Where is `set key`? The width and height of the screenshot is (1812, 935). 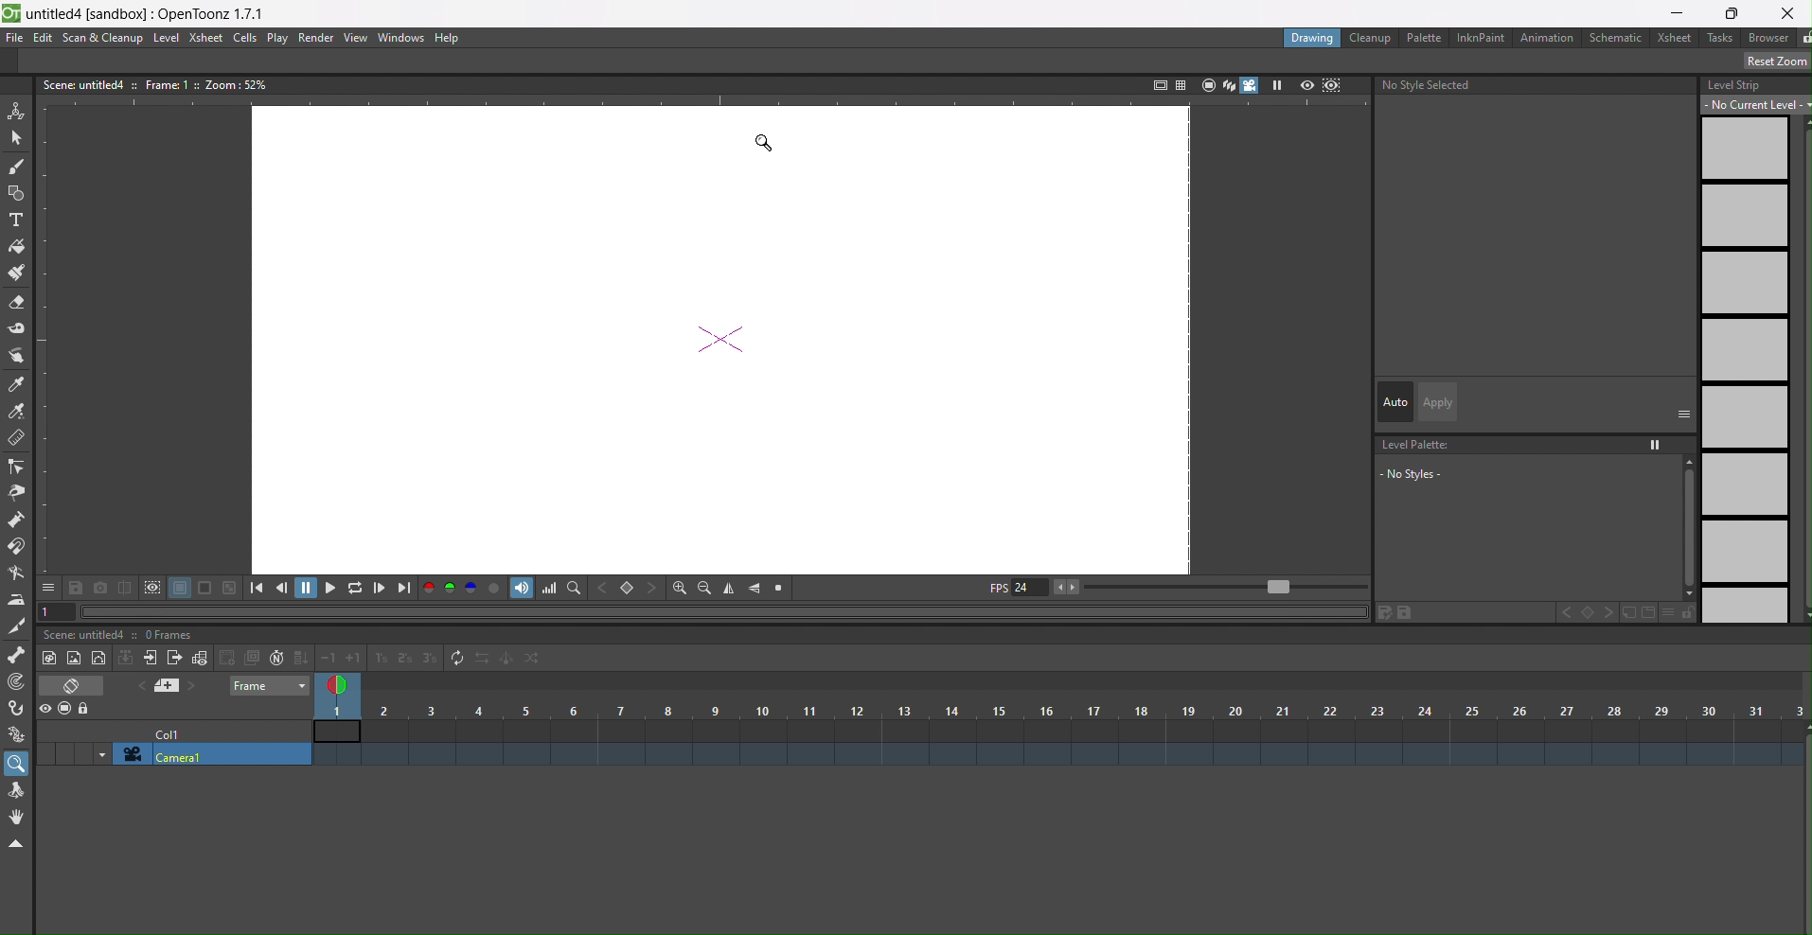 set key is located at coordinates (628, 587).